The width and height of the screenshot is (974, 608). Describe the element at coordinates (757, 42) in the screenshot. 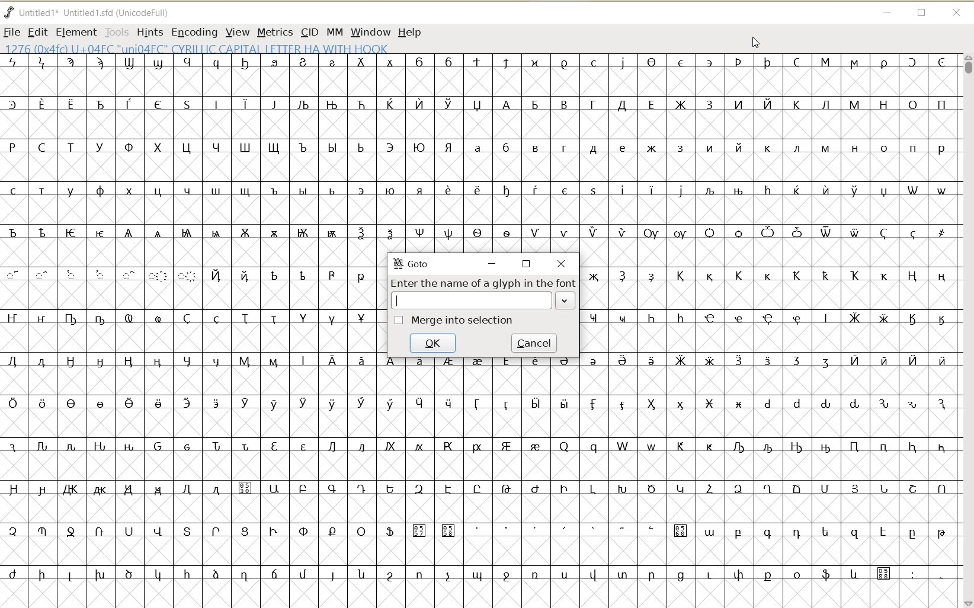

I see `CURSOR` at that location.